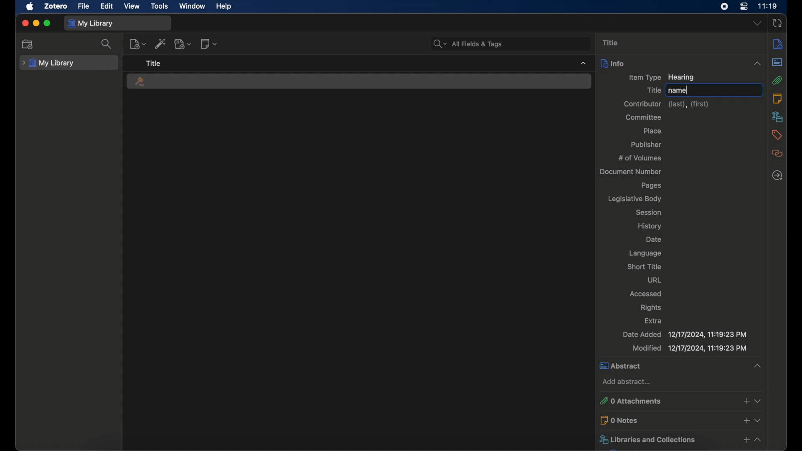  I want to click on time, so click(767, 6).